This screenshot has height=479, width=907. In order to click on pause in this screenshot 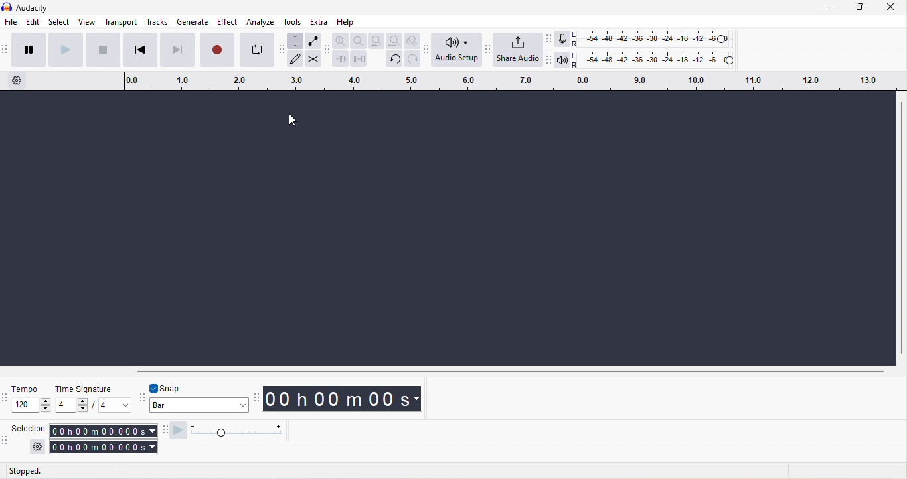, I will do `click(30, 50)`.